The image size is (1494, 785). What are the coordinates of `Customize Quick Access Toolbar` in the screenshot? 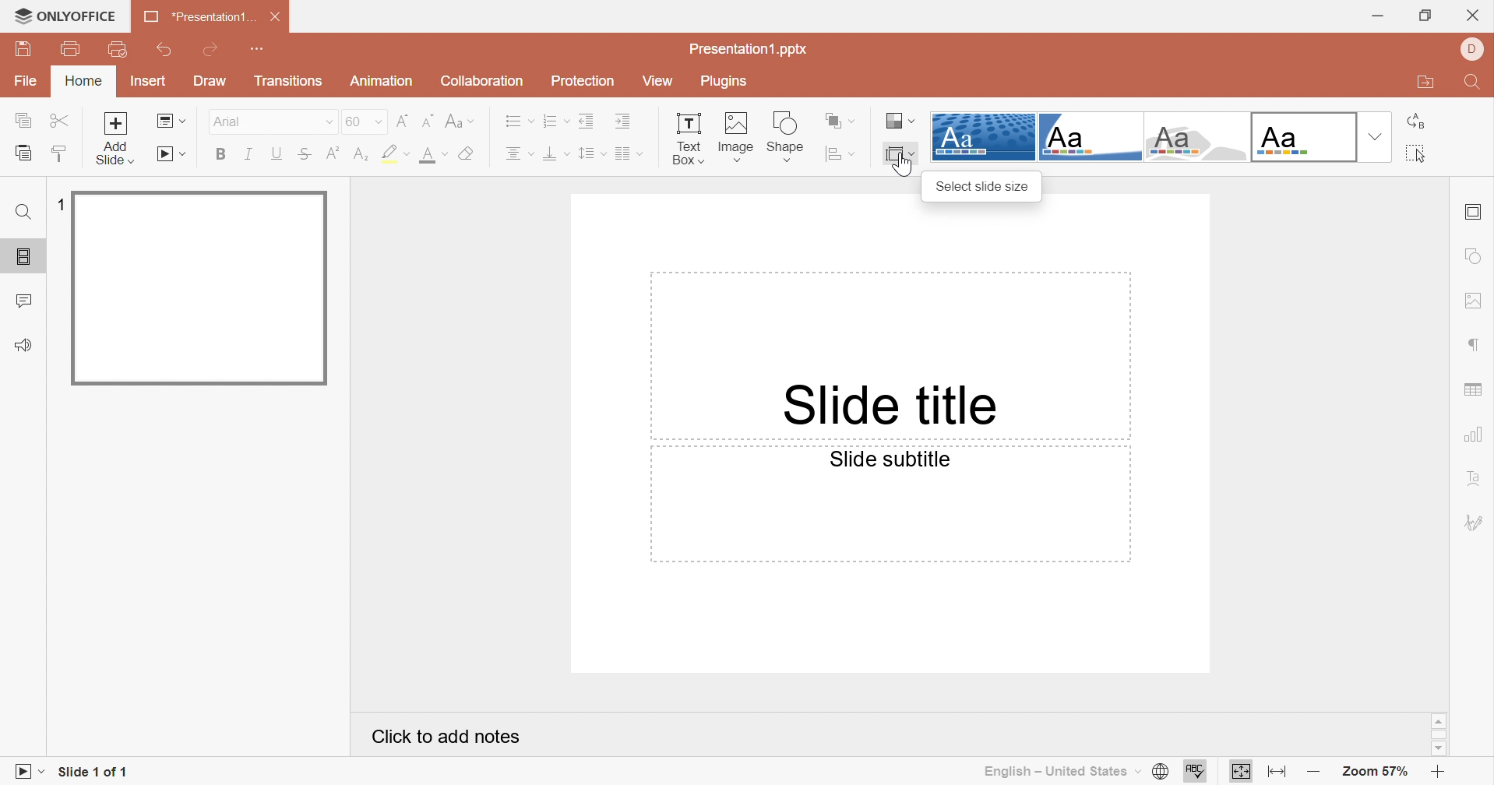 It's located at (259, 48).